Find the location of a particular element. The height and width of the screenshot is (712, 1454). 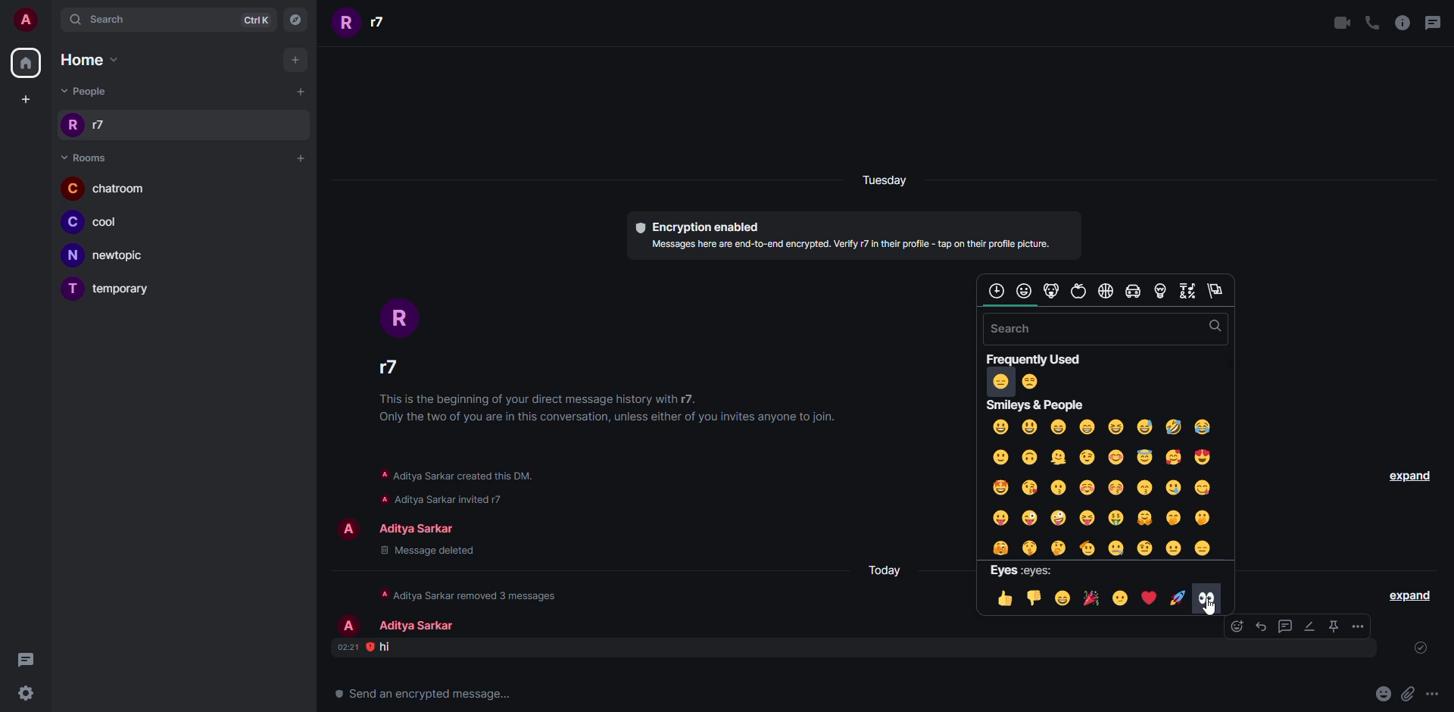

search is located at coordinates (1019, 329).